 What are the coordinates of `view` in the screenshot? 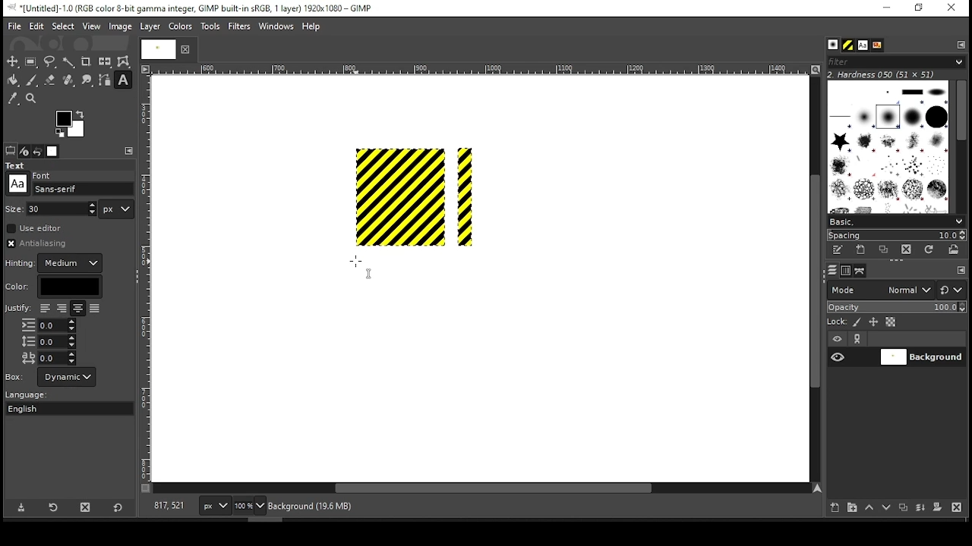 It's located at (92, 27).